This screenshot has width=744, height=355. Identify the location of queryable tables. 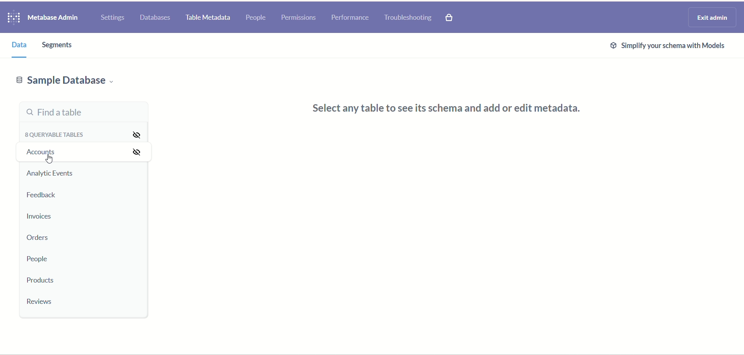
(54, 136).